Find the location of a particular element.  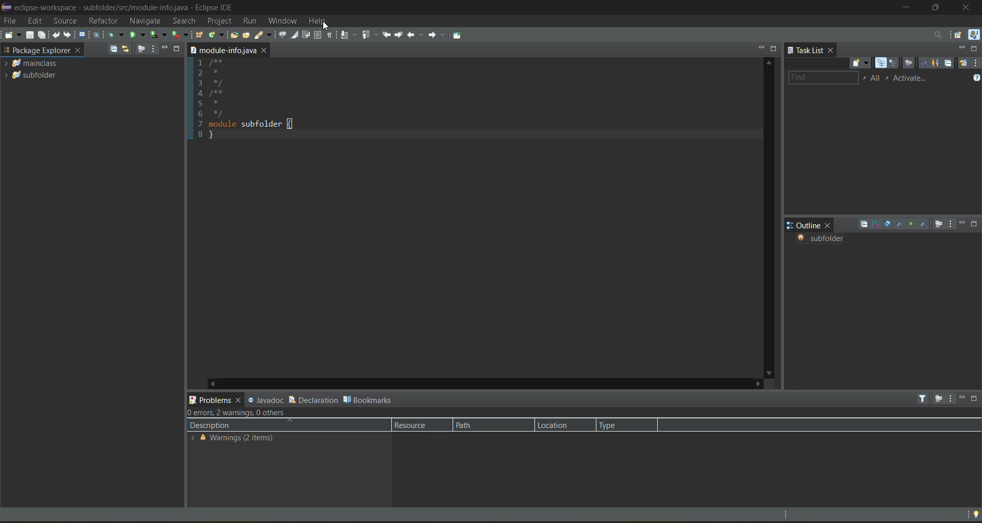

show whitespace characters is located at coordinates (331, 36).